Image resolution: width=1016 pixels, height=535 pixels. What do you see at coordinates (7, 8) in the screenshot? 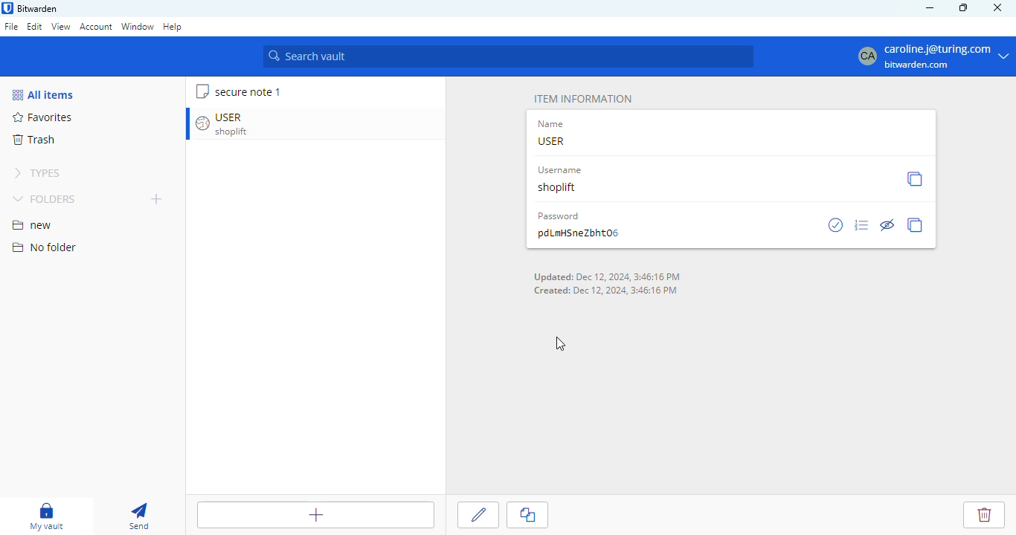
I see `logo` at bounding box center [7, 8].